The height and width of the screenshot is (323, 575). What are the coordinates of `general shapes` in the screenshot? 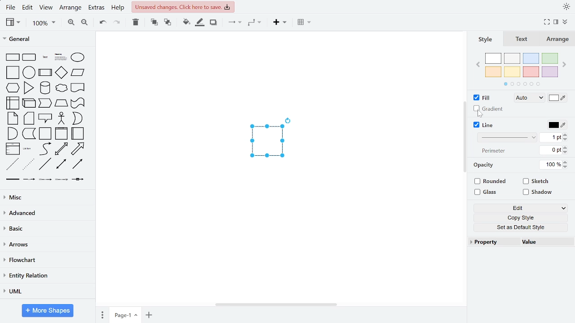 It's located at (60, 164).